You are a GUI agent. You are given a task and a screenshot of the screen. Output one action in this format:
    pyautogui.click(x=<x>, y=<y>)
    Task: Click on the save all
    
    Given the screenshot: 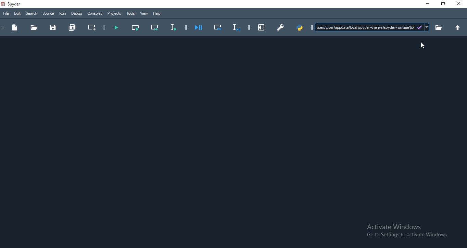 What is the action you would take?
    pyautogui.click(x=72, y=26)
    